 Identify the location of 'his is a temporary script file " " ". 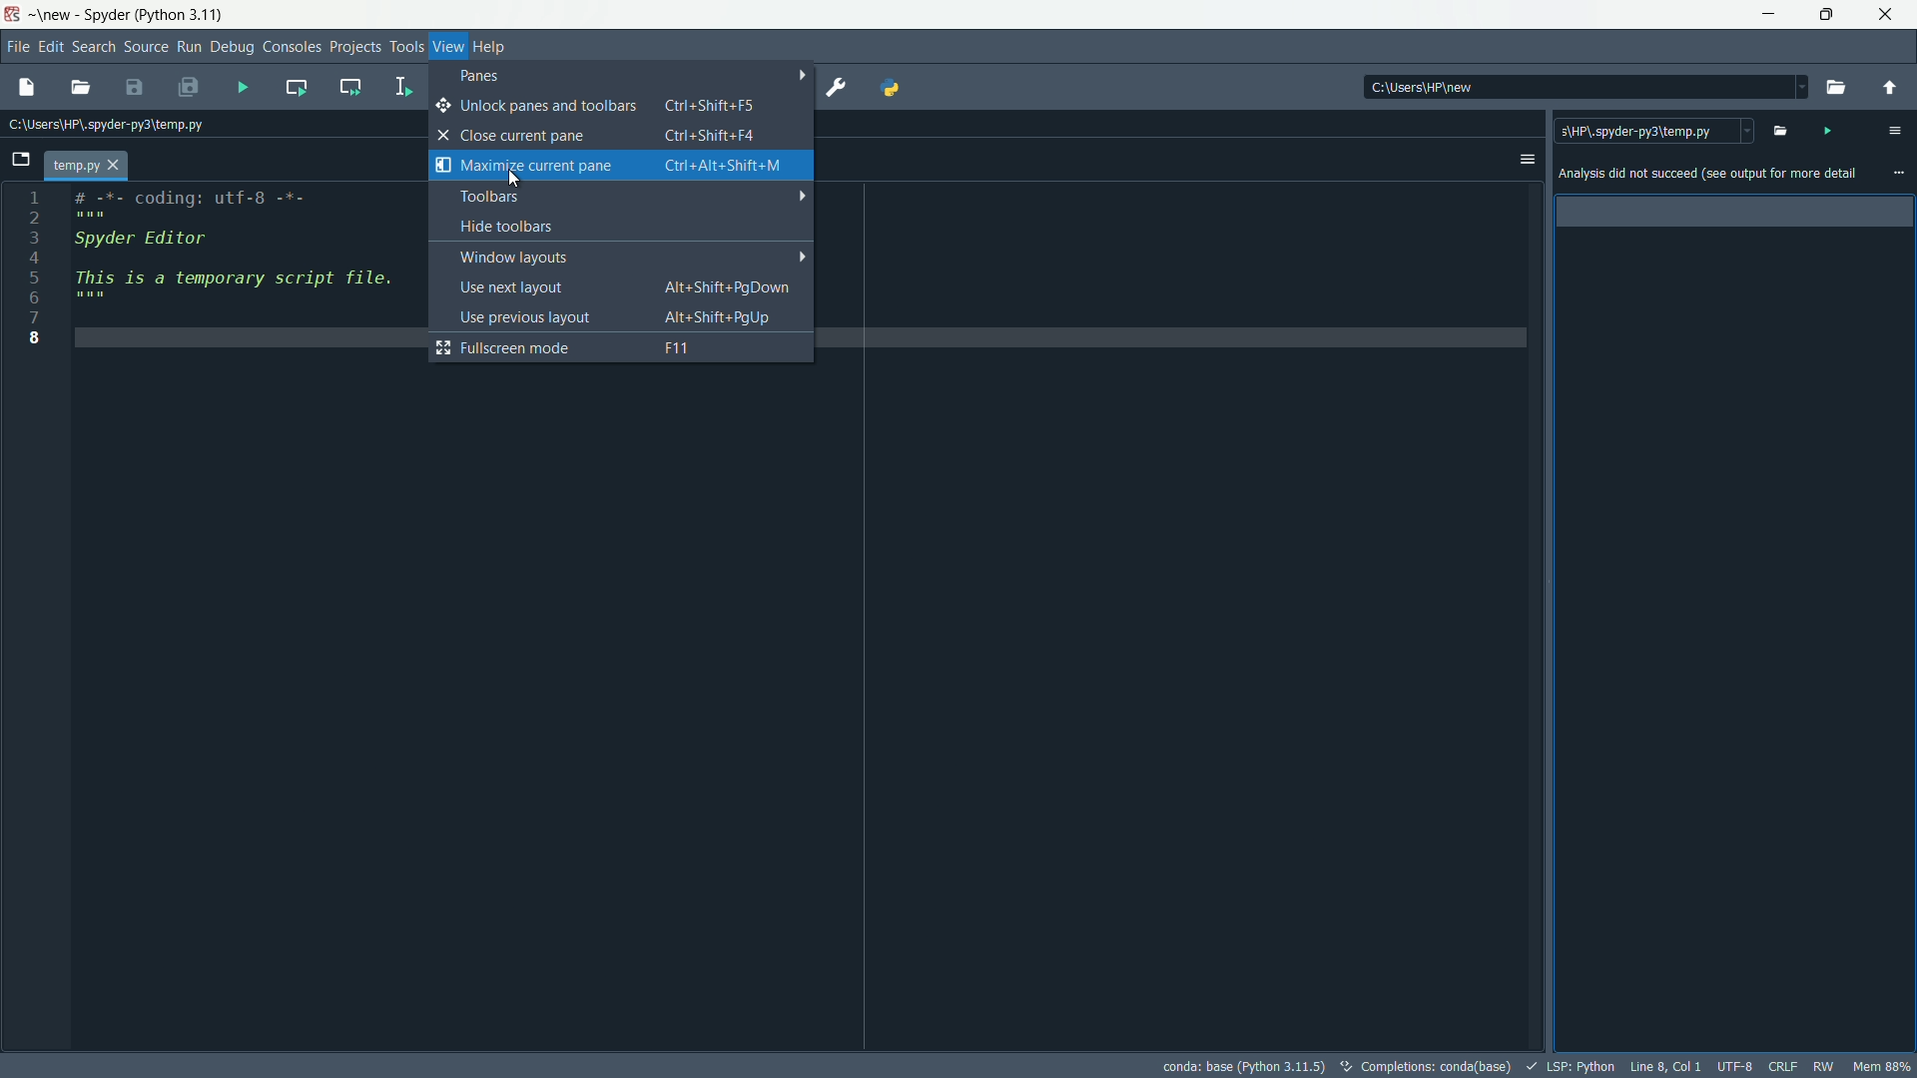
(235, 283).